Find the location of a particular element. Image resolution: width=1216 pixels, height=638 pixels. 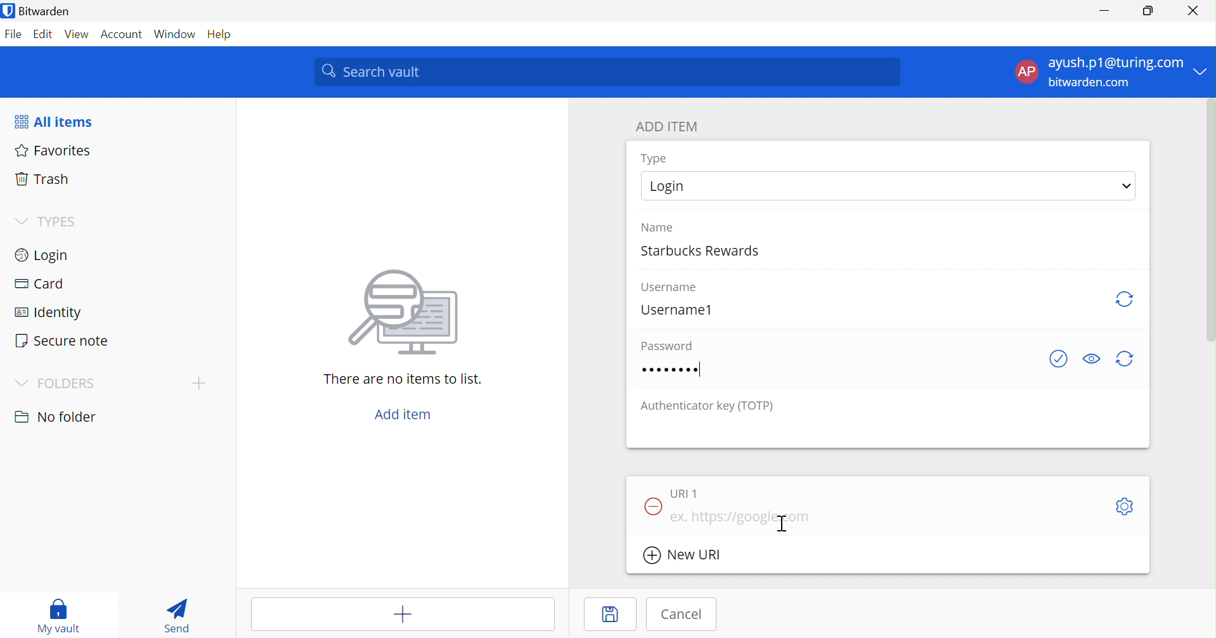

Help is located at coordinates (224, 35).